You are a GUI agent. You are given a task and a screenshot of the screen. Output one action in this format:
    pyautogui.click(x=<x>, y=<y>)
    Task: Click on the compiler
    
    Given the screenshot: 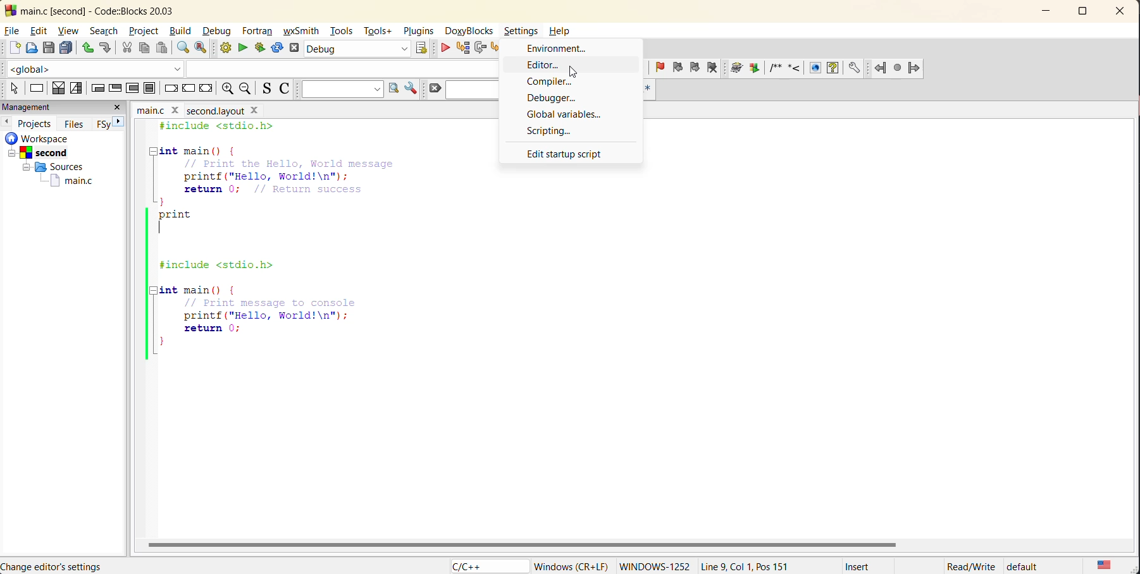 What is the action you would take?
    pyautogui.click(x=557, y=82)
    